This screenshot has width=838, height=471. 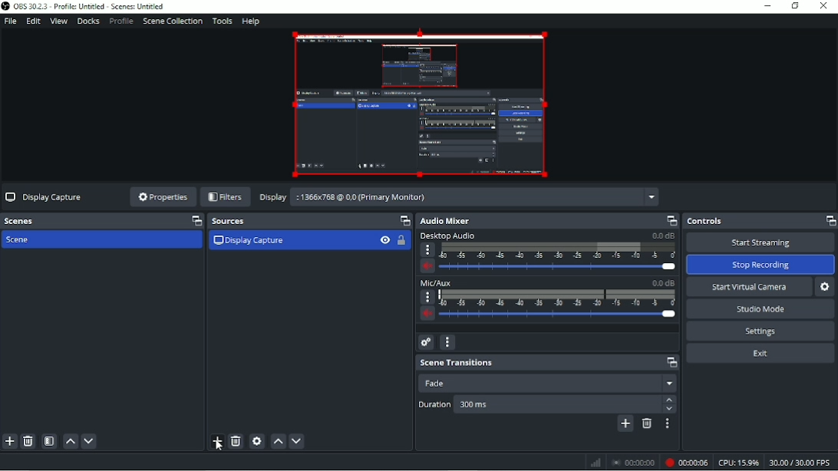 What do you see at coordinates (802, 462) in the screenshot?
I see `30.00/30.00 FPS` at bounding box center [802, 462].